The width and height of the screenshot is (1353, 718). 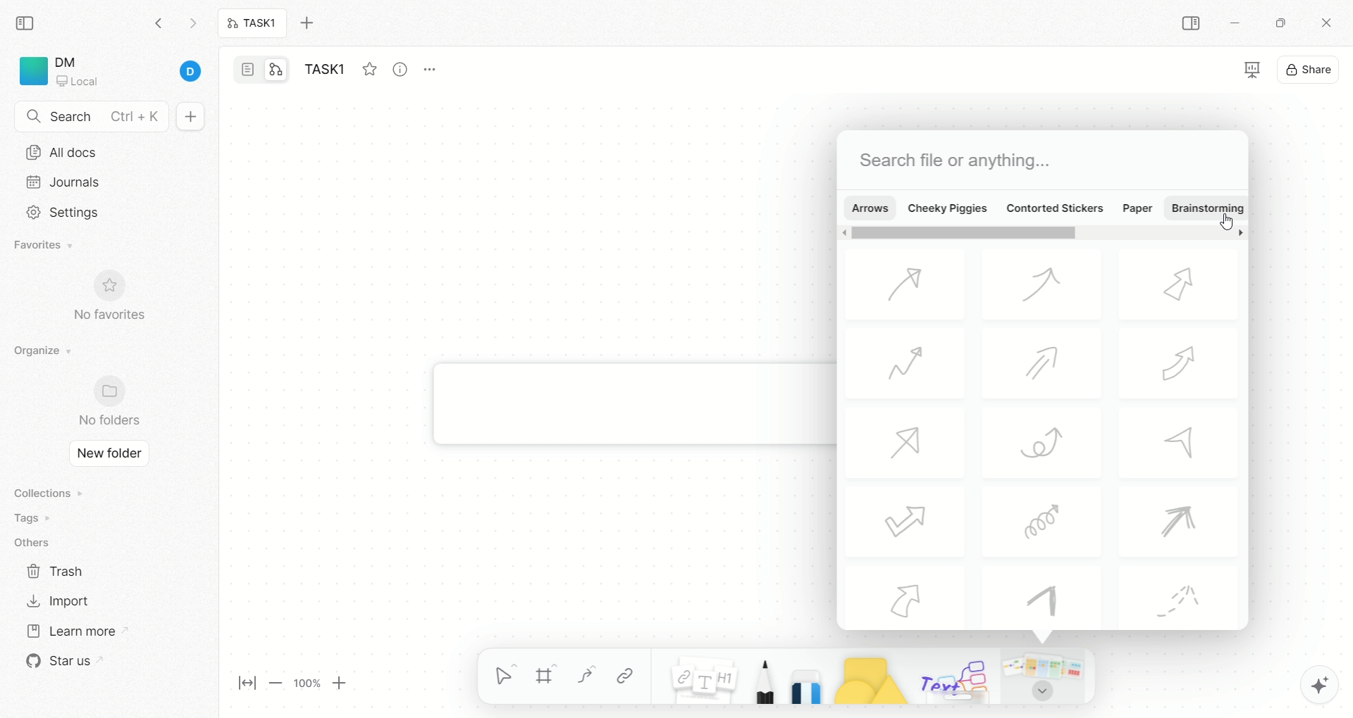 What do you see at coordinates (1055, 207) in the screenshot?
I see `contorted stickers` at bounding box center [1055, 207].